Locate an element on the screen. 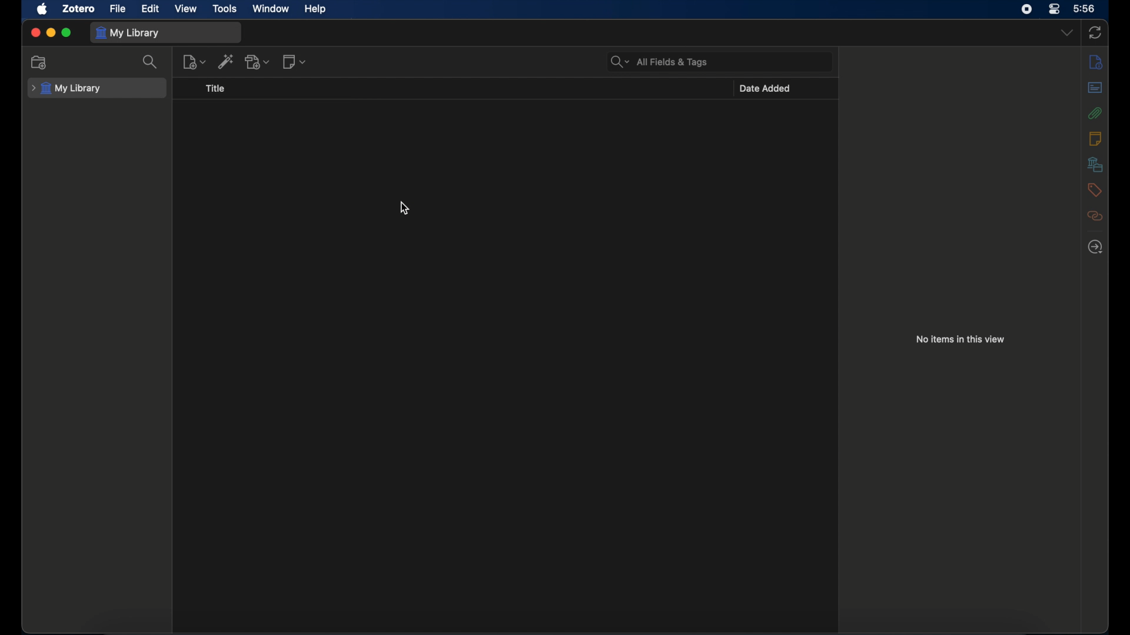  edit is located at coordinates (152, 8).